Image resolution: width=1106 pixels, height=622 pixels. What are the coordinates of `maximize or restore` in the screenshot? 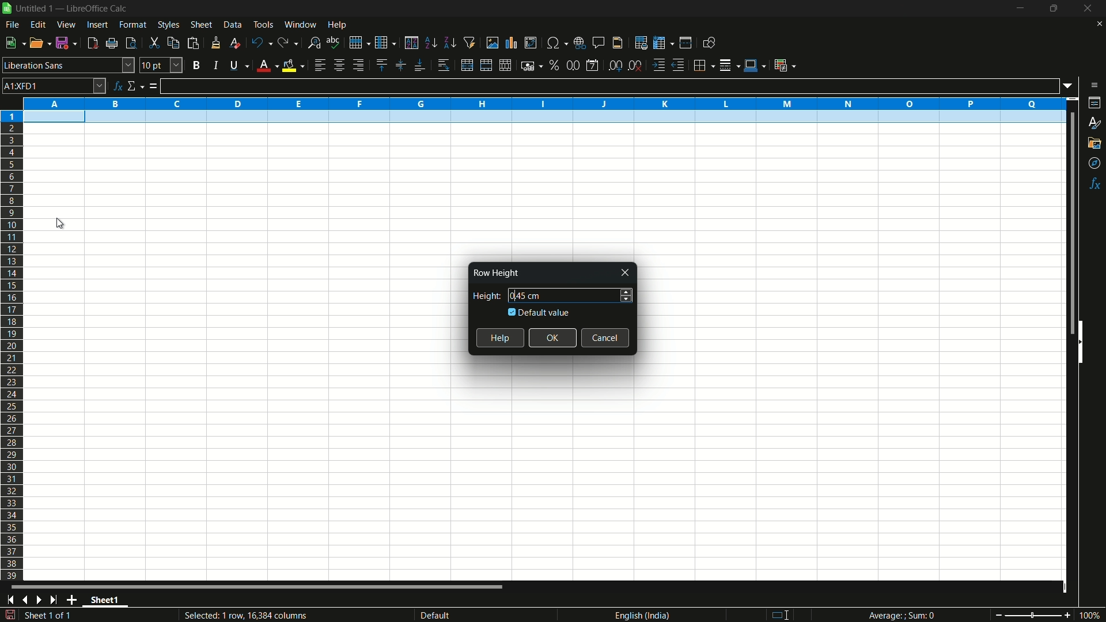 It's located at (1054, 9).